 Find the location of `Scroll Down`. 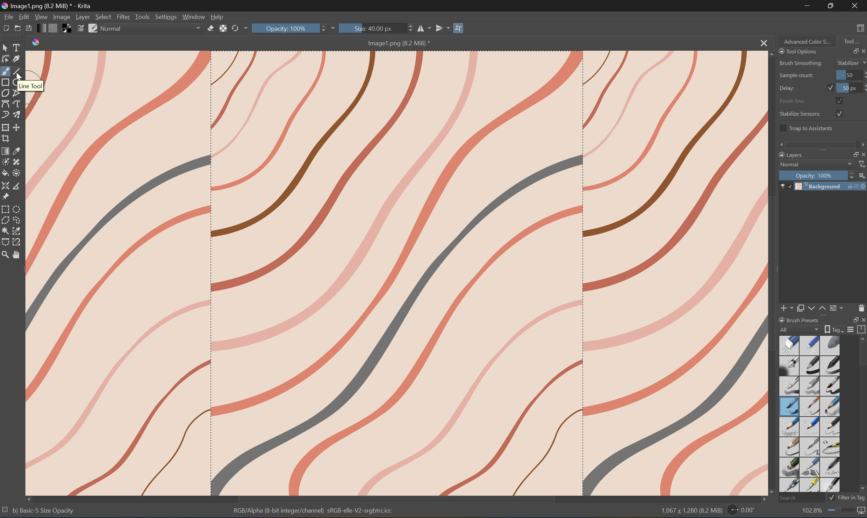

Scroll Down is located at coordinates (861, 489).